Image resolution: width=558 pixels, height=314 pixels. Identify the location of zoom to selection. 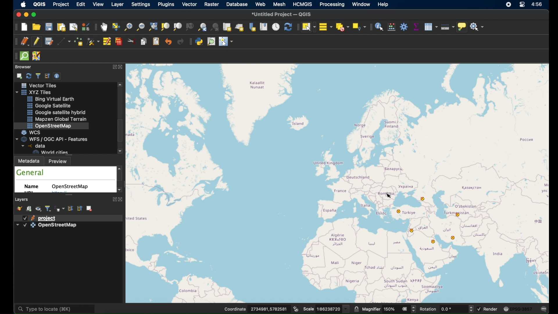
(167, 27).